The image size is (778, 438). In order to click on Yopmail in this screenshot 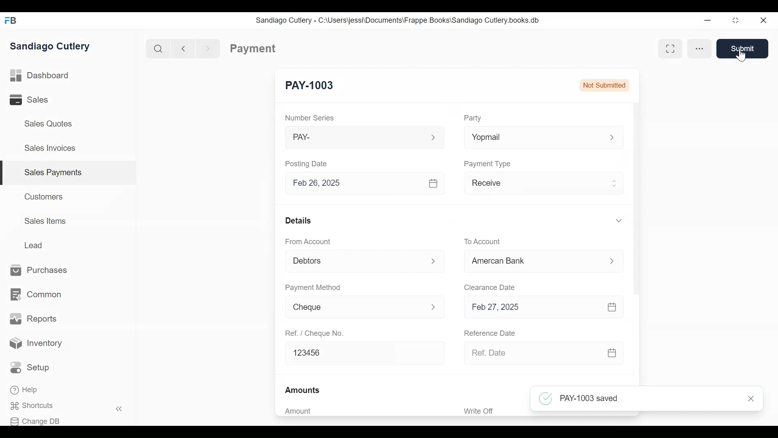, I will do `click(532, 136)`.